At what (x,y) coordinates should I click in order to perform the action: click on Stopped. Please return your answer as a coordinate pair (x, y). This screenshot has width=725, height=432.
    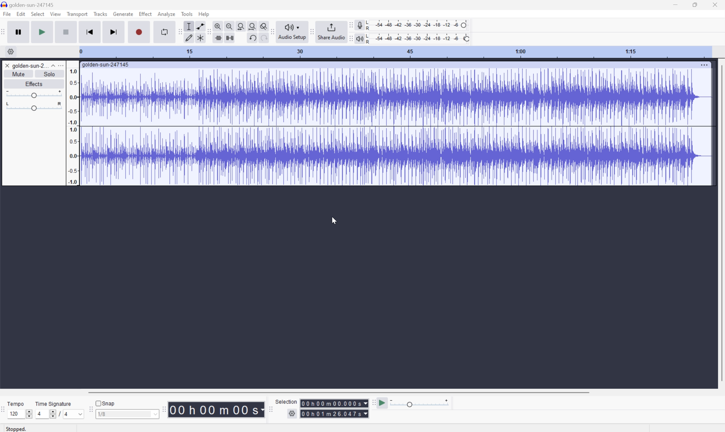
    Looking at the image, I should click on (17, 428).